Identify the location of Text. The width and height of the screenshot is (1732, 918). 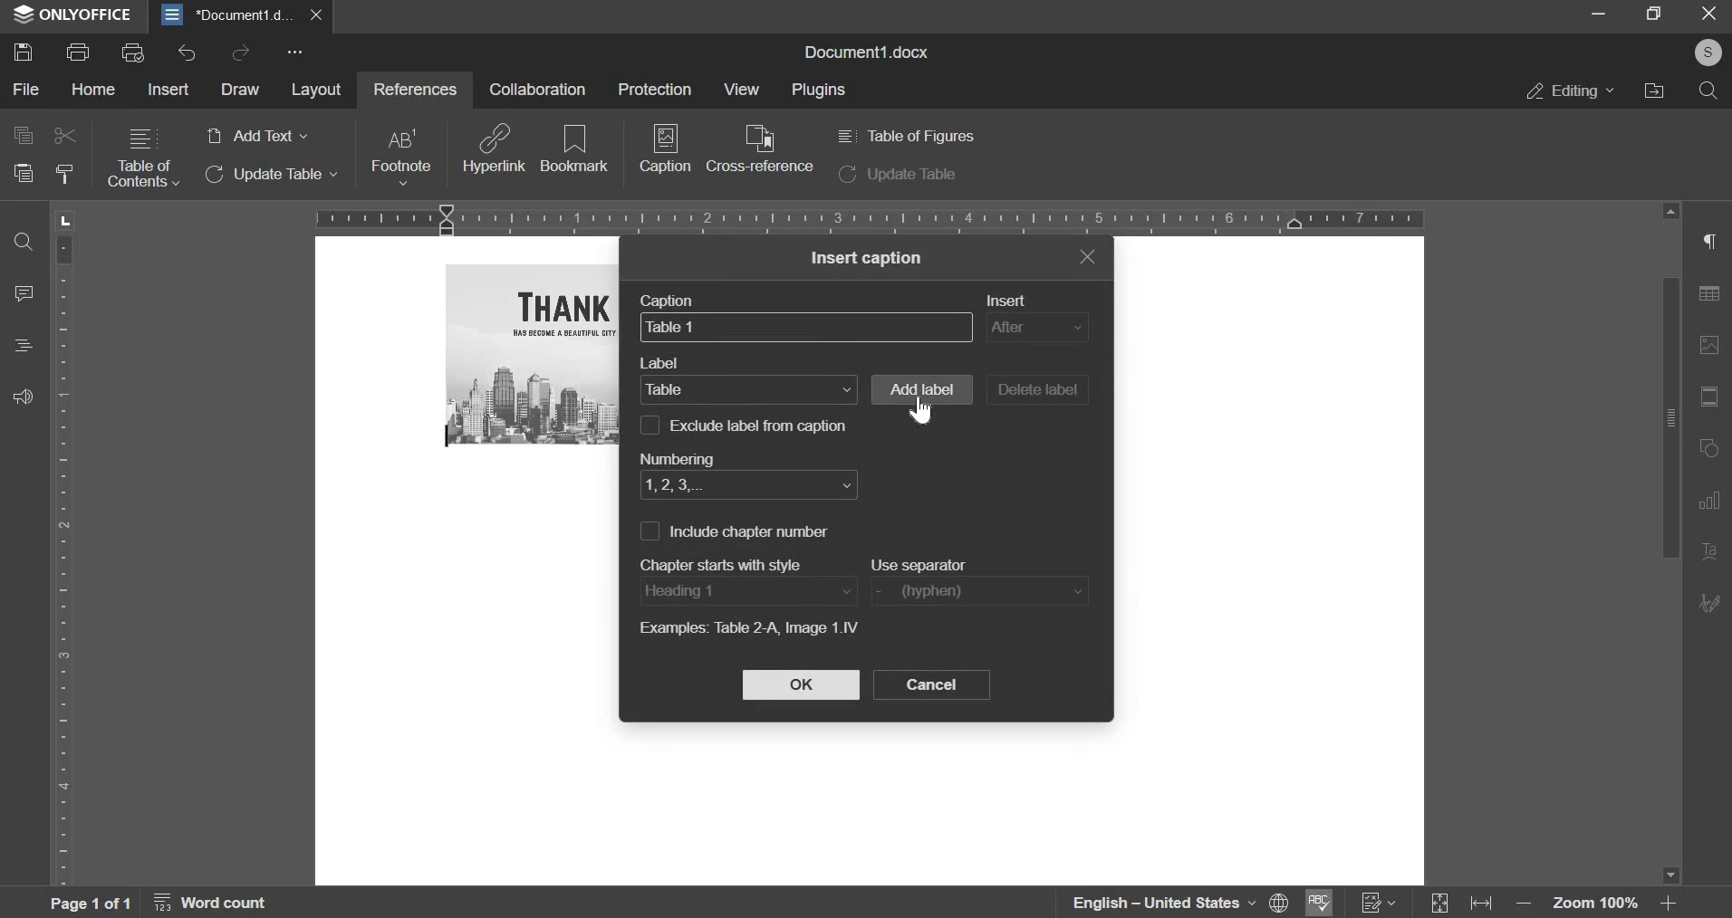
(1711, 553).